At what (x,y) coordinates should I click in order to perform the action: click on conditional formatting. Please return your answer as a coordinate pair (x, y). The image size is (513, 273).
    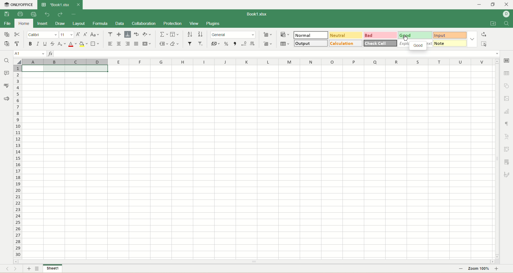
    Looking at the image, I should click on (284, 34).